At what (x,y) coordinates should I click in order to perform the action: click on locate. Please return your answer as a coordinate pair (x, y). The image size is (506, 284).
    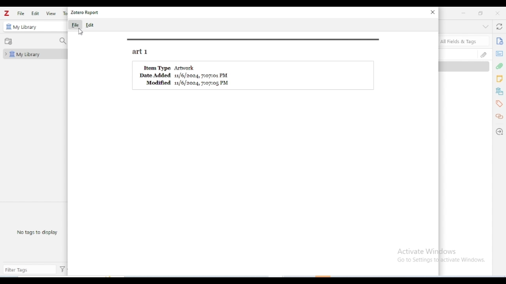
    Looking at the image, I should click on (499, 133).